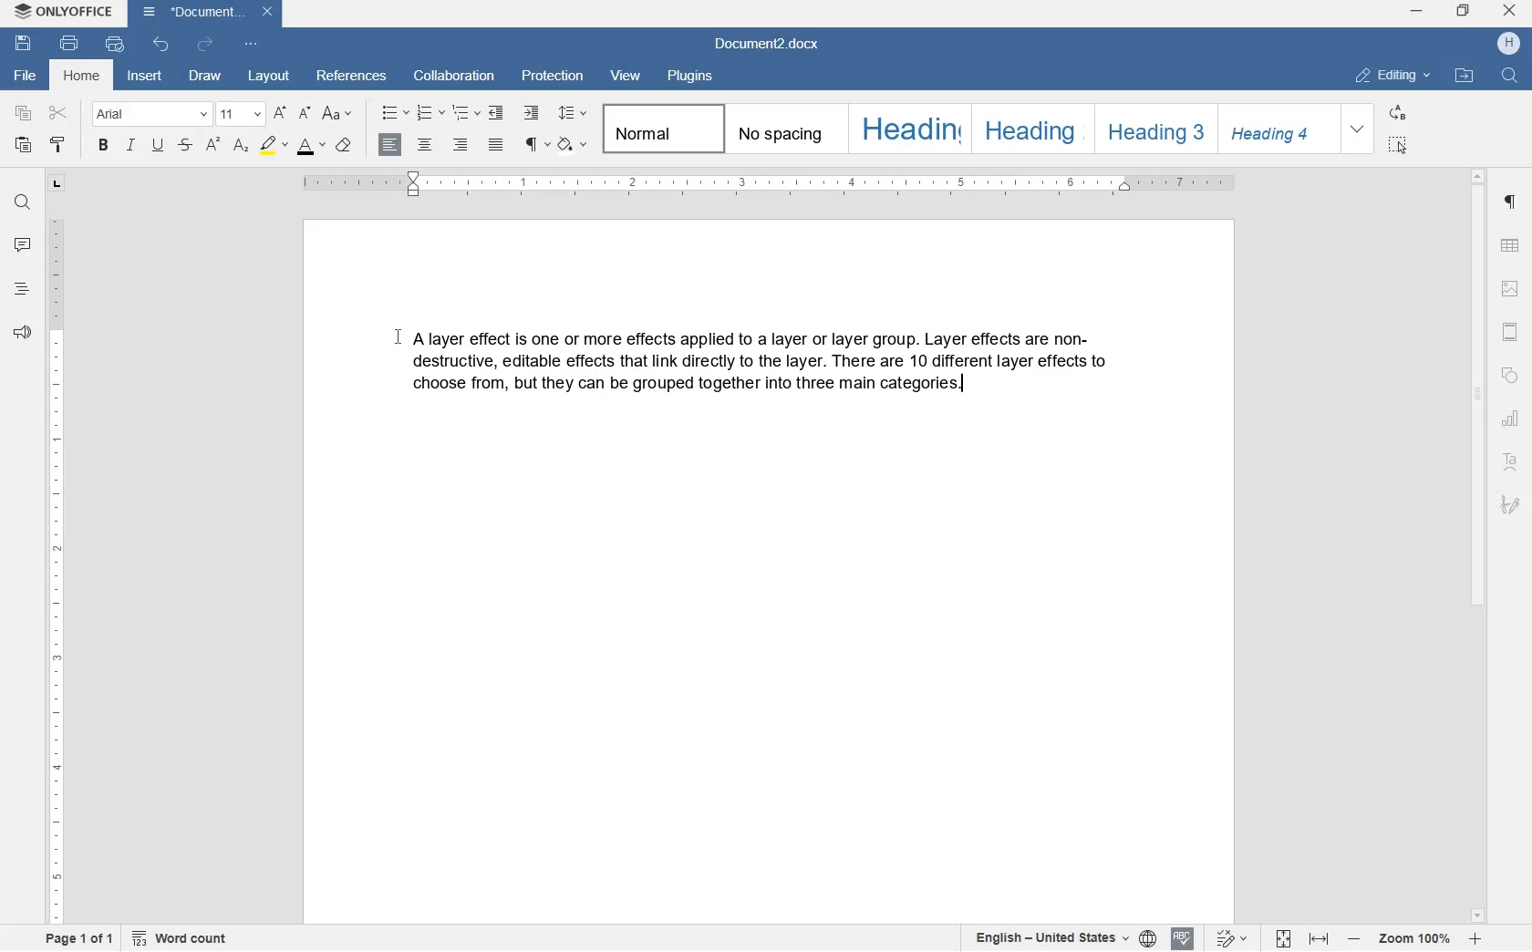 The width and height of the screenshot is (1532, 952). Describe the element at coordinates (1481, 544) in the screenshot. I see `scrollbar` at that location.